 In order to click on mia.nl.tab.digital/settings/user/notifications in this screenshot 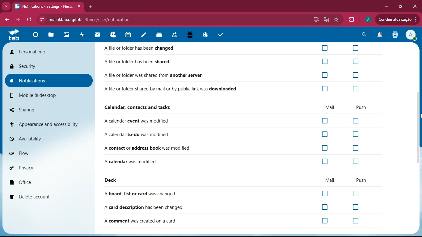, I will do `click(91, 20)`.